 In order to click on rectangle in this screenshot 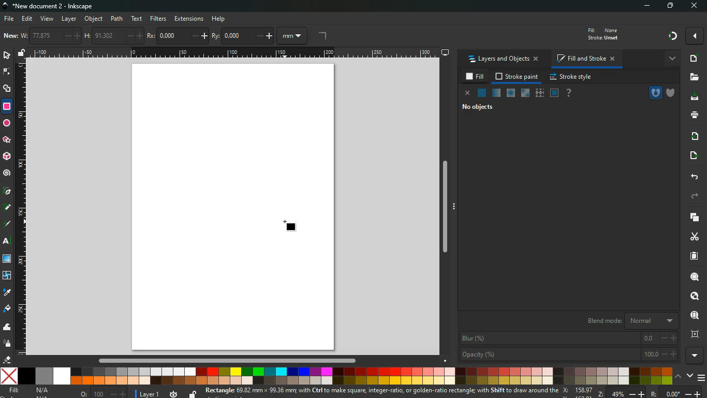, I will do `click(291, 229)`.